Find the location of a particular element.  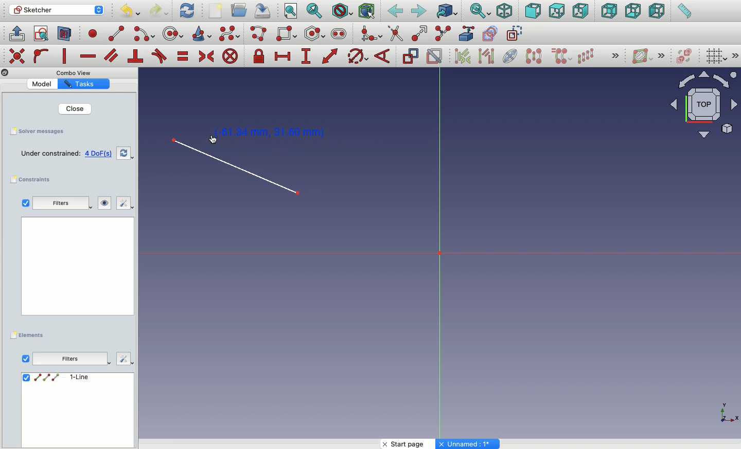

Constrain horizontal distance is located at coordinates (285, 57).